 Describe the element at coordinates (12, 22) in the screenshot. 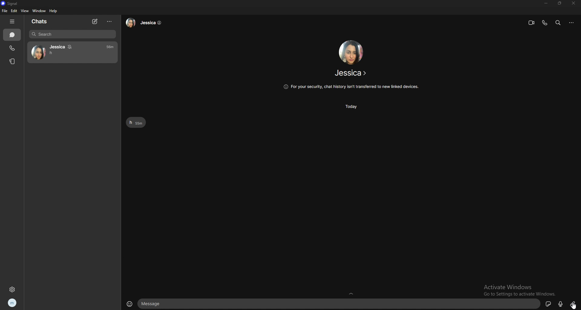

I see `hide tab` at that location.